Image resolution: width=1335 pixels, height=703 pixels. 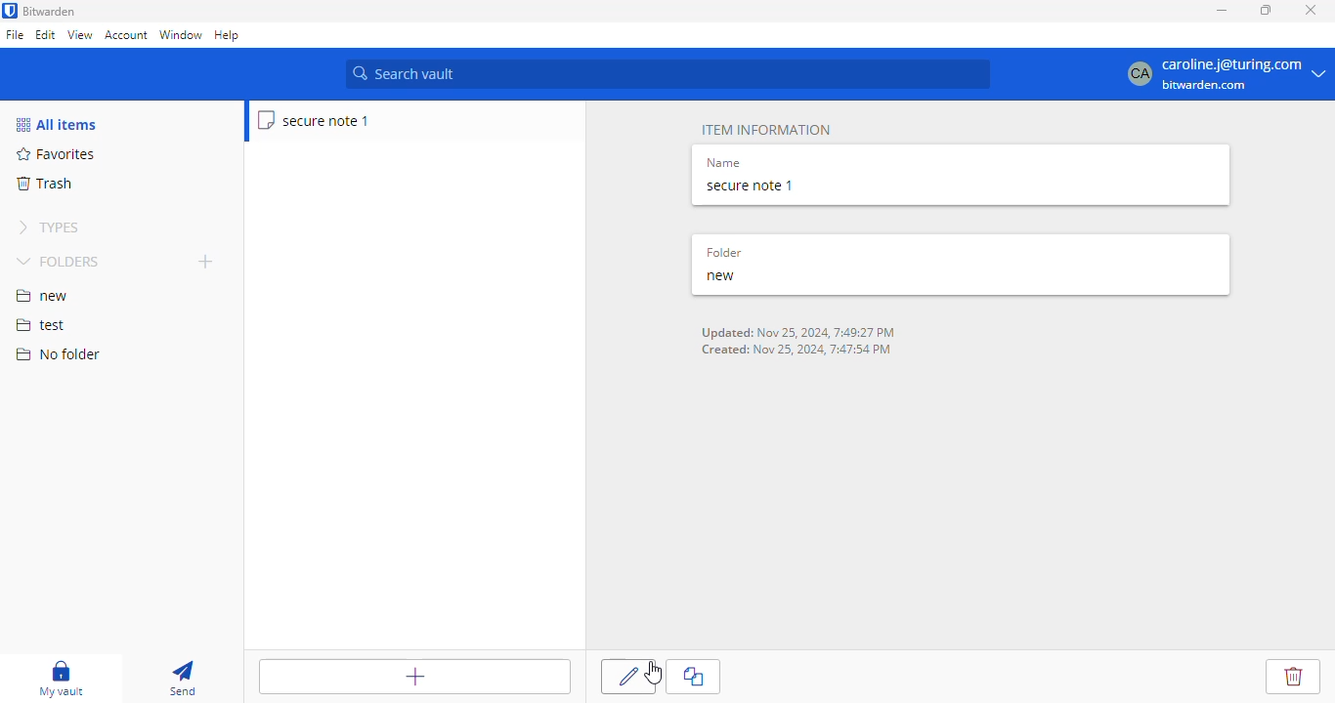 I want to click on new, so click(x=42, y=296).